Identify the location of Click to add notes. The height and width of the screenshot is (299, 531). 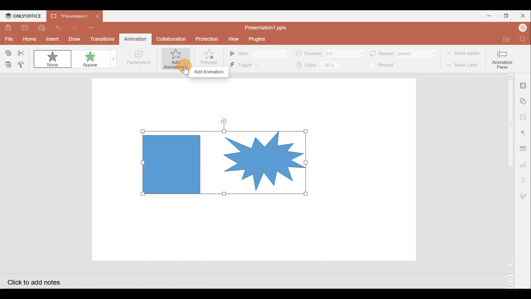
(40, 281).